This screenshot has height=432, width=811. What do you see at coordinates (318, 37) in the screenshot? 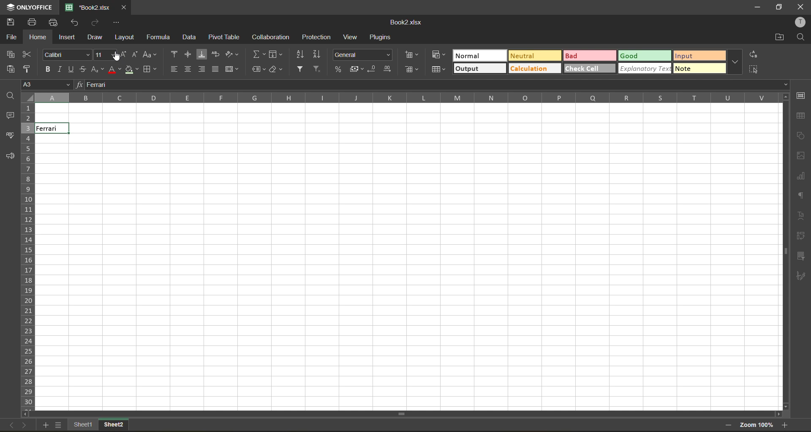
I see `protection` at bounding box center [318, 37].